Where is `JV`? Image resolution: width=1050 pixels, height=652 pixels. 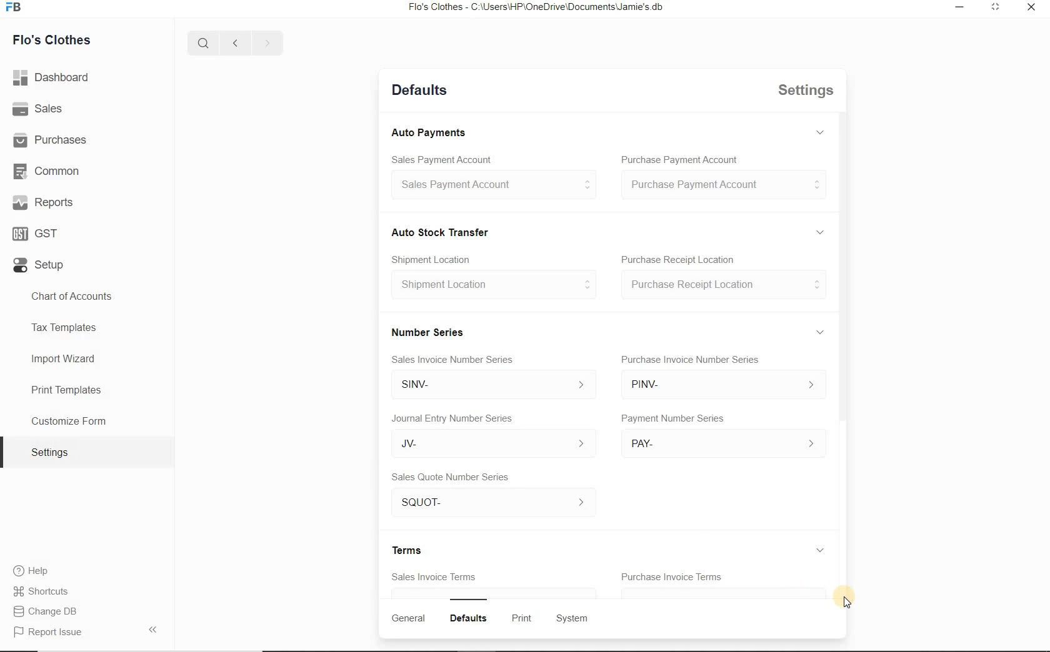
JV is located at coordinates (489, 445).